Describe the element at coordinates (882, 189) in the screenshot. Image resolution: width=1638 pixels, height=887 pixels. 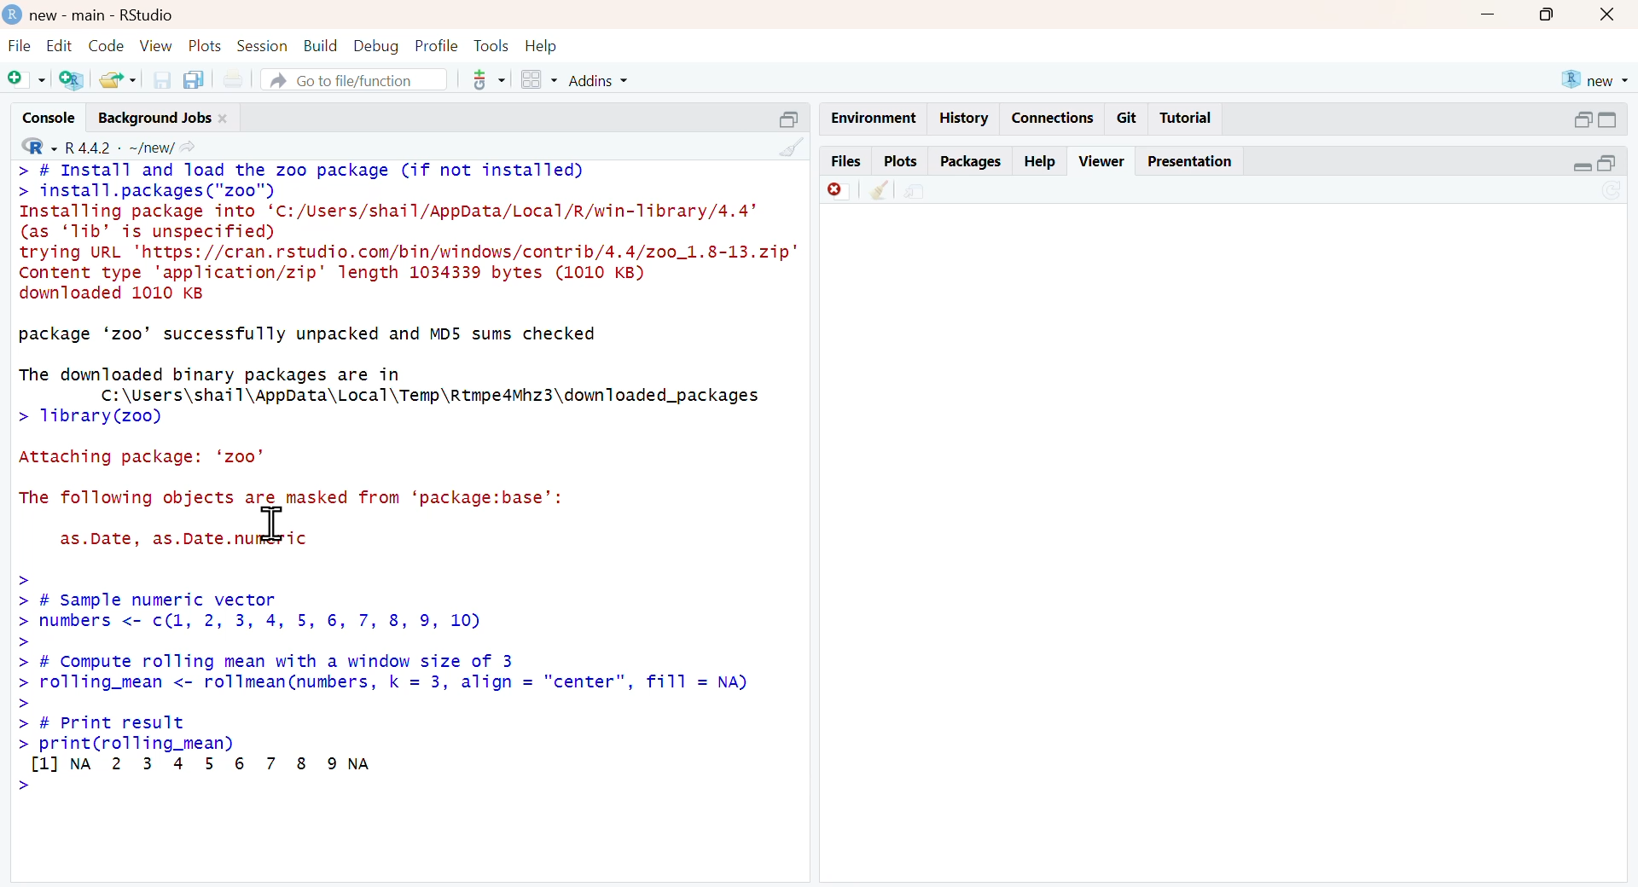
I see `clear` at that location.